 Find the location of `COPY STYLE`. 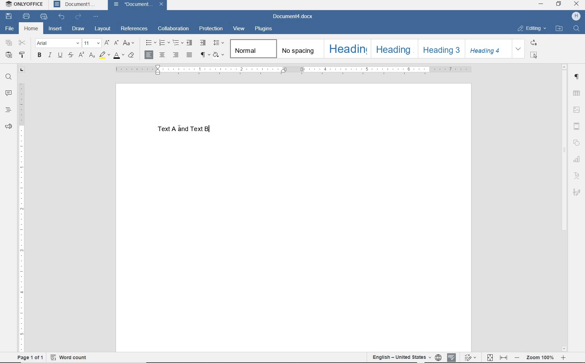

COPY STYLE is located at coordinates (24, 55).